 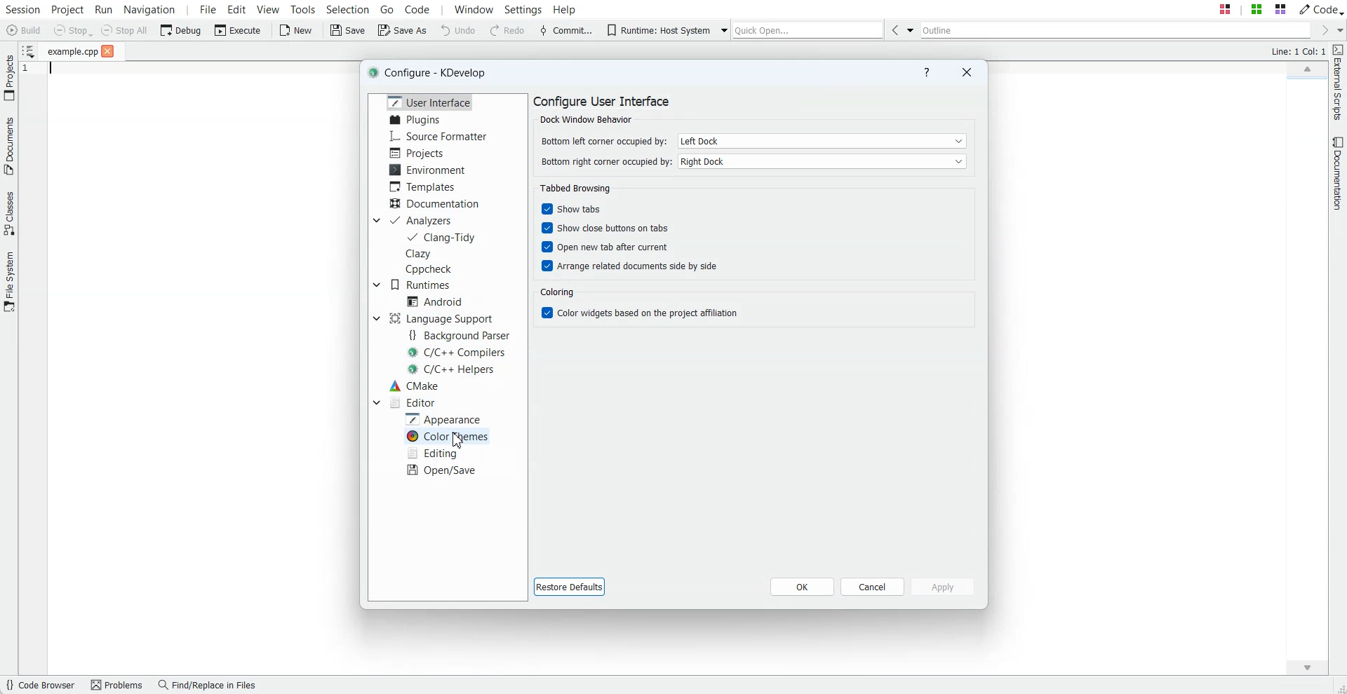 What do you see at coordinates (376, 402) in the screenshot?
I see `Drop Down box` at bounding box center [376, 402].